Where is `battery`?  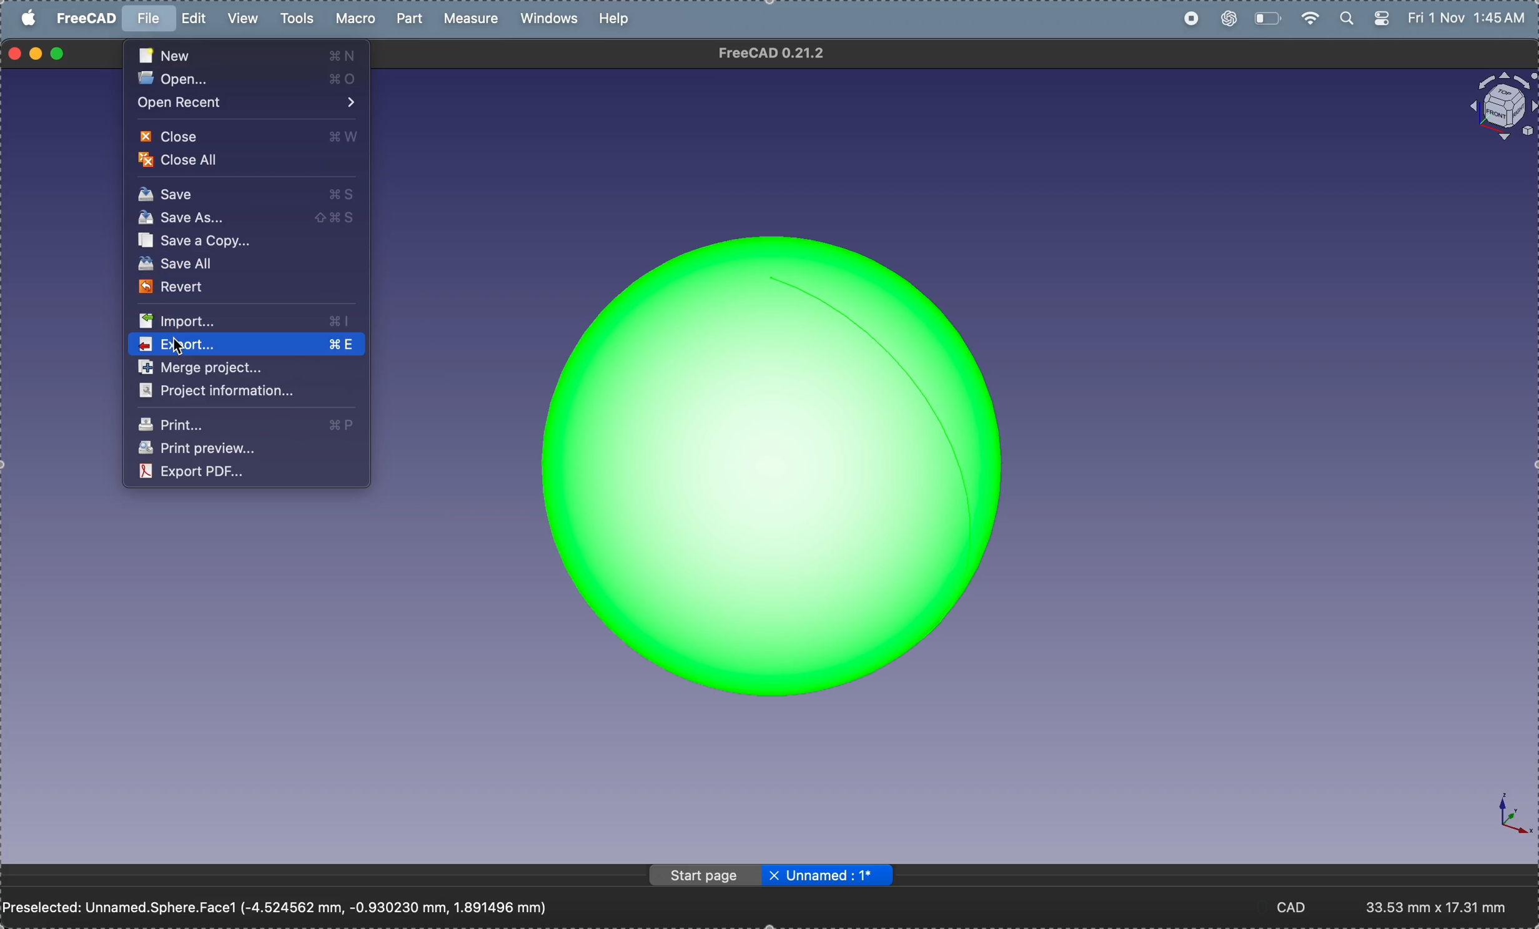
battery is located at coordinates (1268, 17).